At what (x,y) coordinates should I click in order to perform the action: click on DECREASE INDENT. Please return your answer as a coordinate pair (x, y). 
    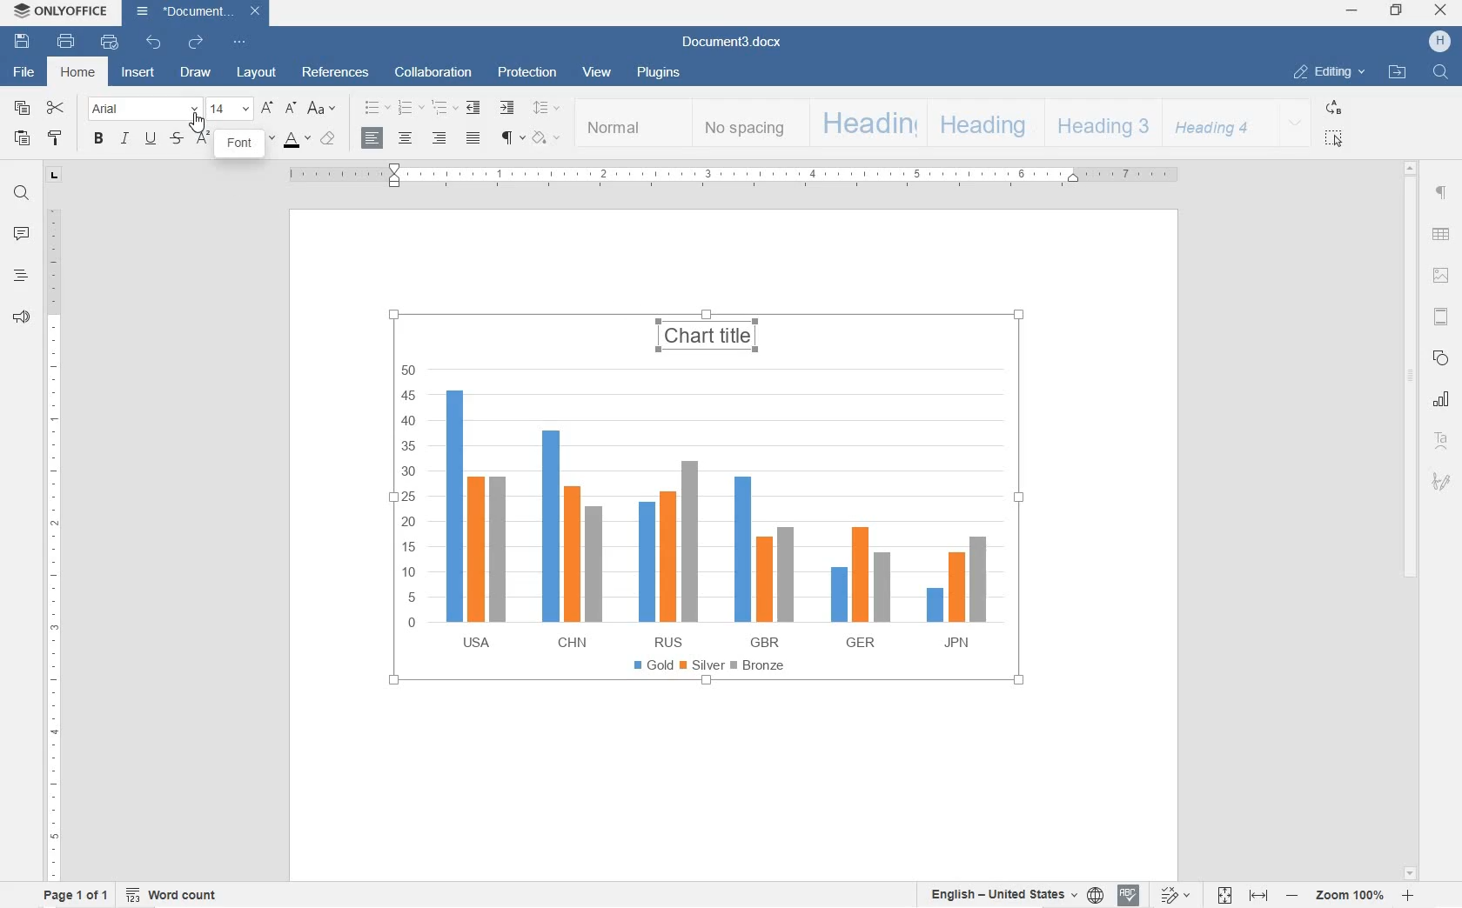
    Looking at the image, I should click on (472, 109).